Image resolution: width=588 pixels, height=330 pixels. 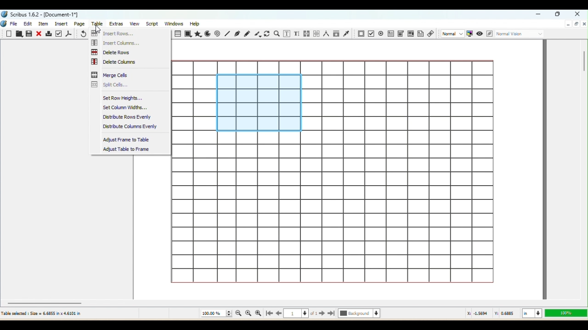 I want to click on Select the current layer, so click(x=359, y=314).